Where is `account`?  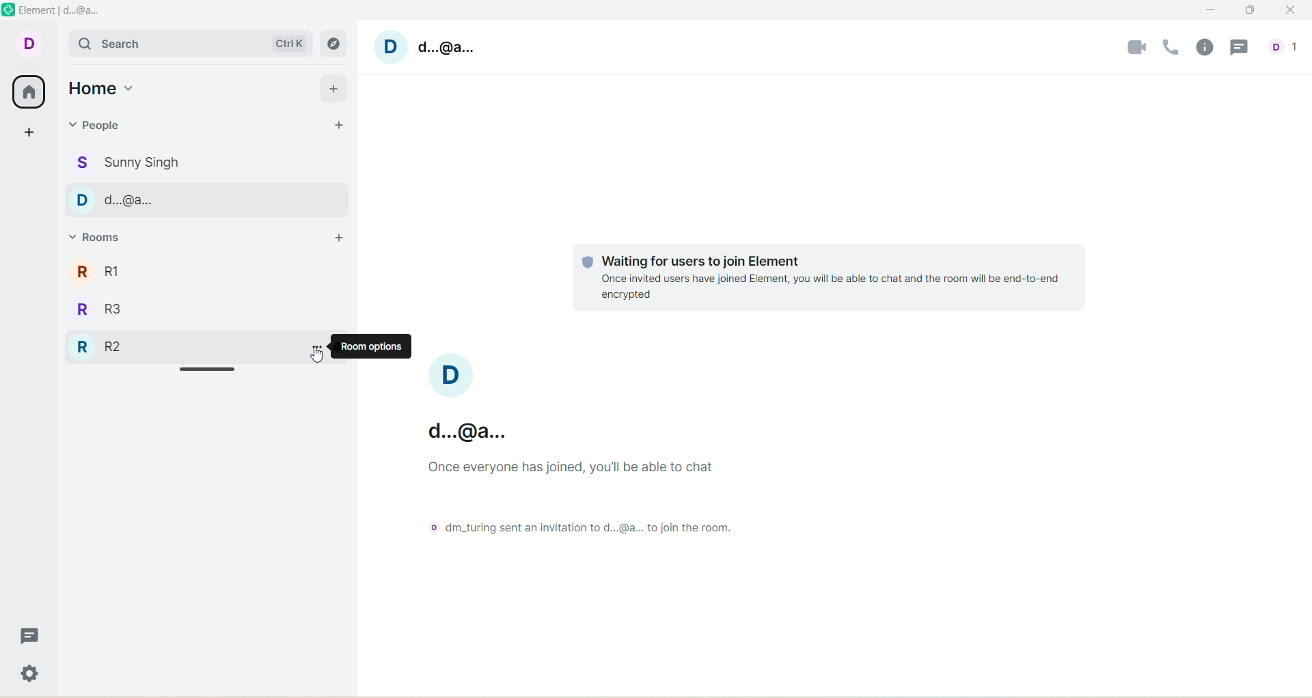
account is located at coordinates (28, 42).